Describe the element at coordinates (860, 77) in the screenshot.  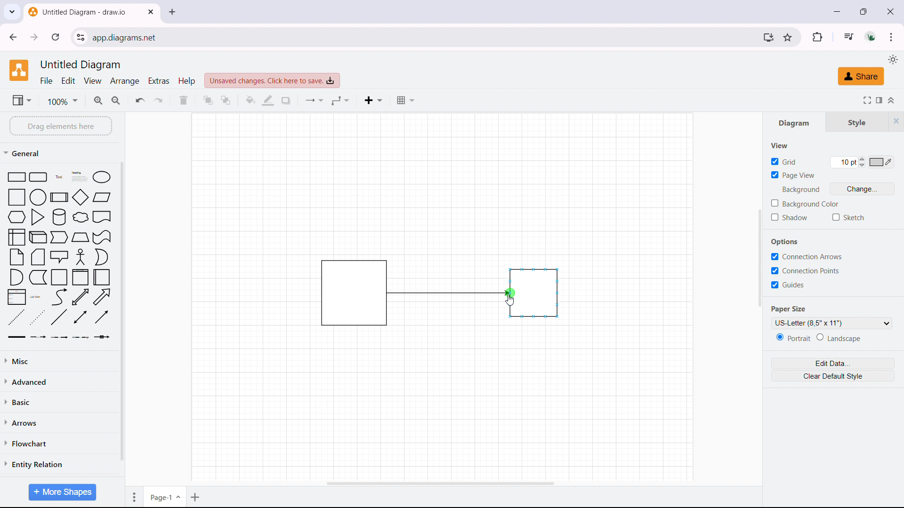
I see `share` at that location.